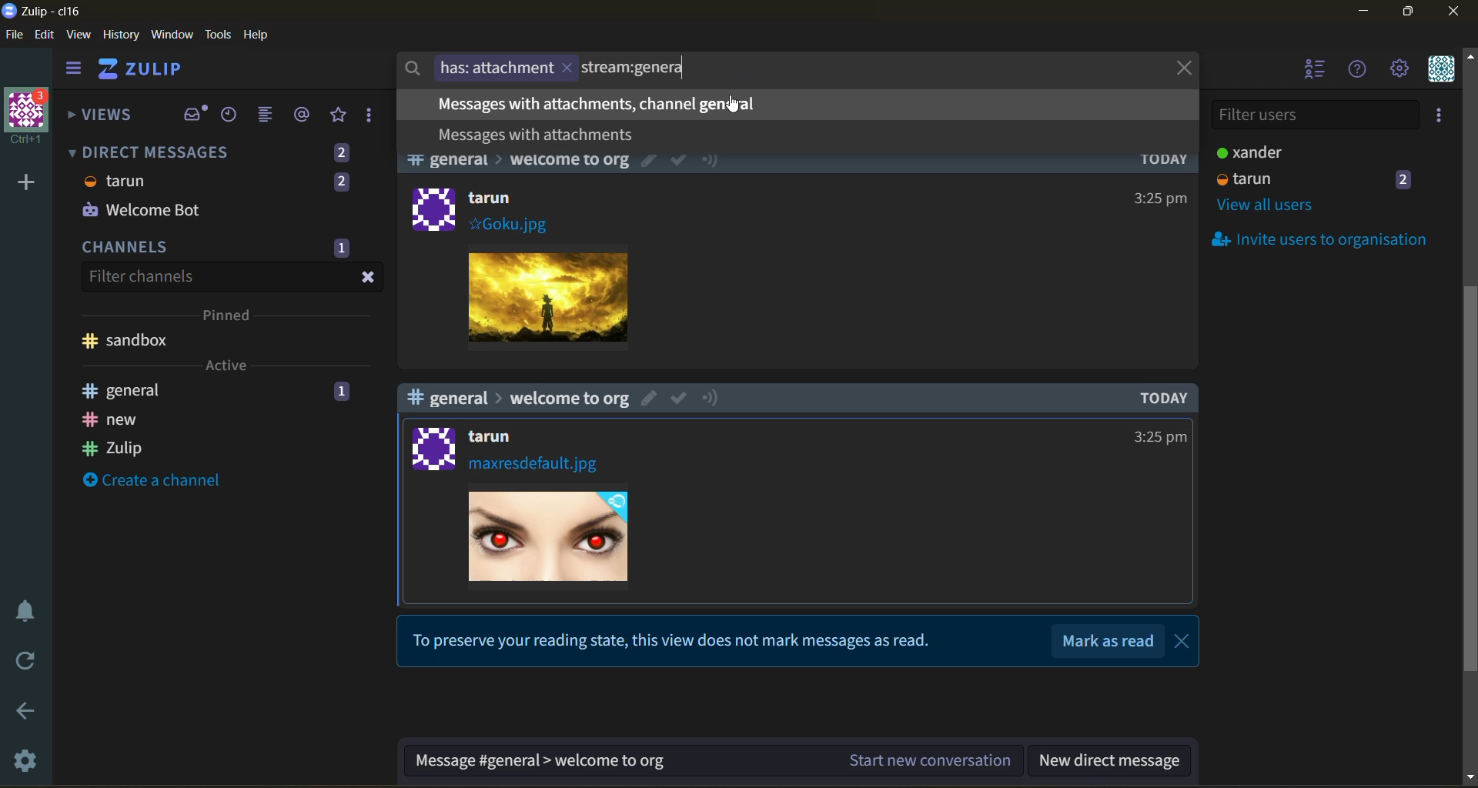  What do you see at coordinates (341, 248) in the screenshot?
I see `1` at bounding box center [341, 248].